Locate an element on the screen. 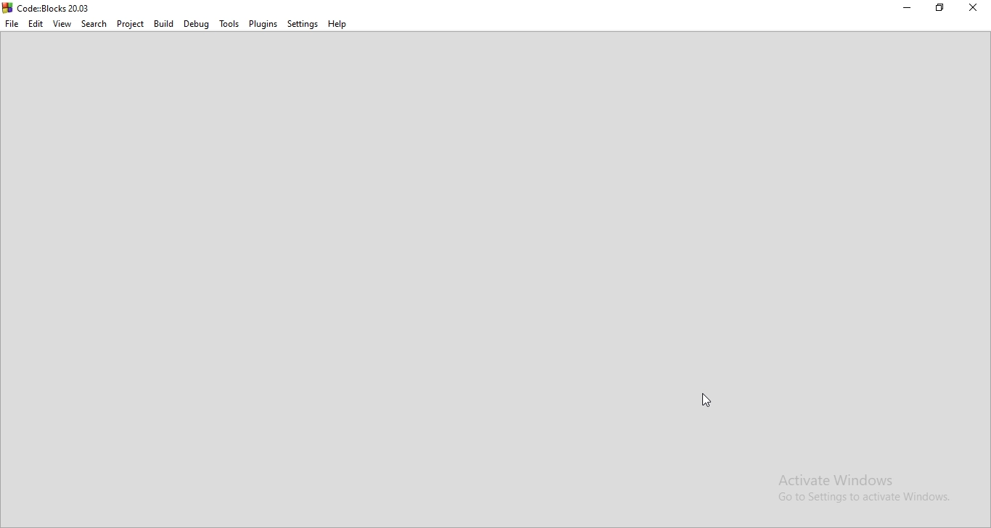  Tools  is located at coordinates (231, 23).